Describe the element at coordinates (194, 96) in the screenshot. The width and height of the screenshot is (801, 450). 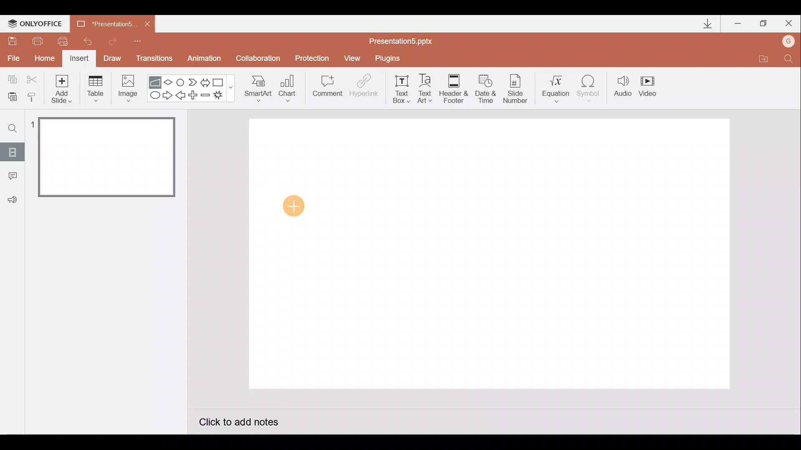
I see `Plus` at that location.